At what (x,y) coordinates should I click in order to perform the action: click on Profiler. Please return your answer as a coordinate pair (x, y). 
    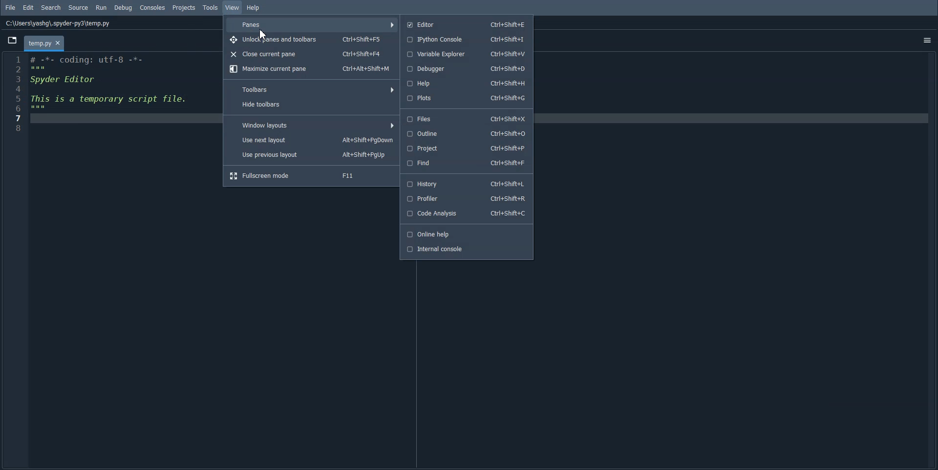
    Looking at the image, I should click on (467, 198).